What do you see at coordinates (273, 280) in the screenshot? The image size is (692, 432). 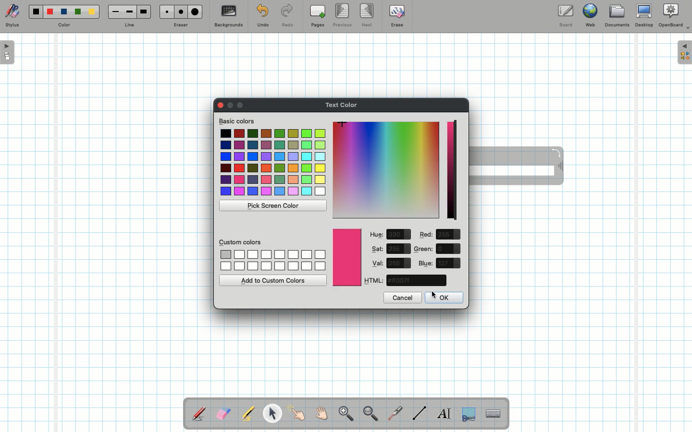 I see `Add to custom colors` at bounding box center [273, 280].